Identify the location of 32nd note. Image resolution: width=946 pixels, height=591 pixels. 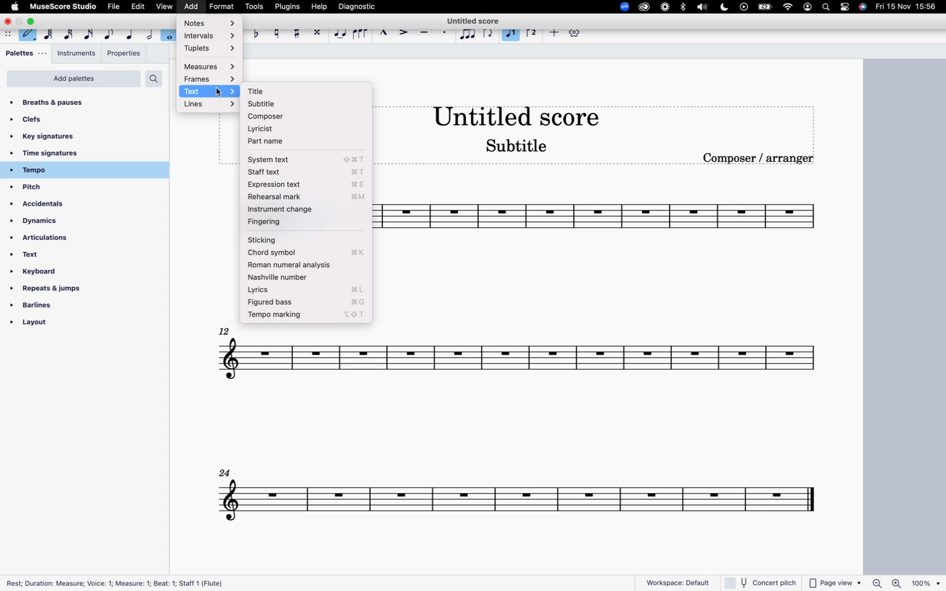
(66, 32).